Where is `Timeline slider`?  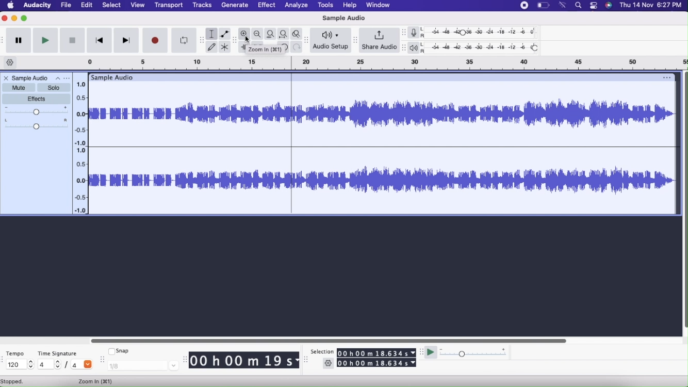
Timeline slider is located at coordinates (81, 145).